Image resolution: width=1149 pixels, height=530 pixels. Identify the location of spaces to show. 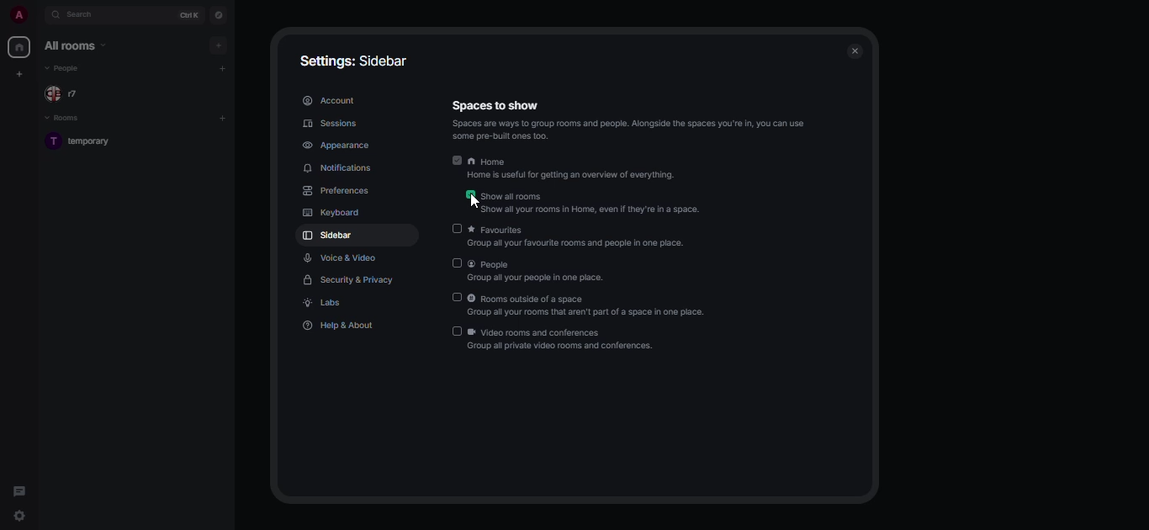
(495, 104).